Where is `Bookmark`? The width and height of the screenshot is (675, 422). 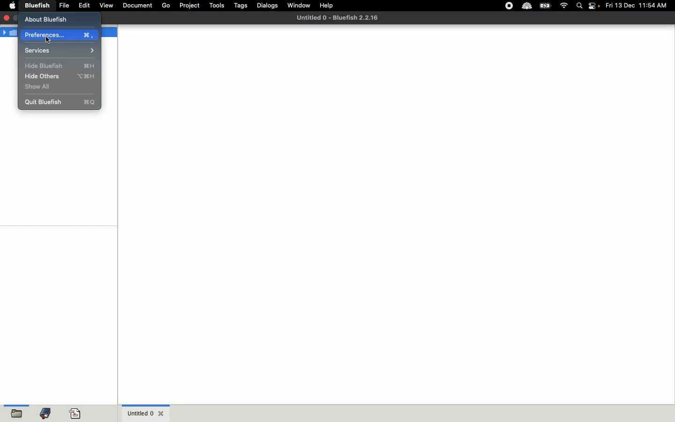
Bookmark is located at coordinates (46, 415).